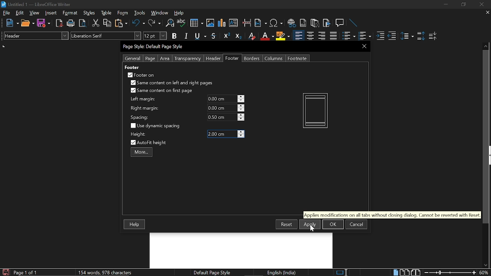 Image resolution: width=491 pixels, height=276 pixels. Describe the element at coordinates (310, 224) in the screenshot. I see `Apply` at that location.